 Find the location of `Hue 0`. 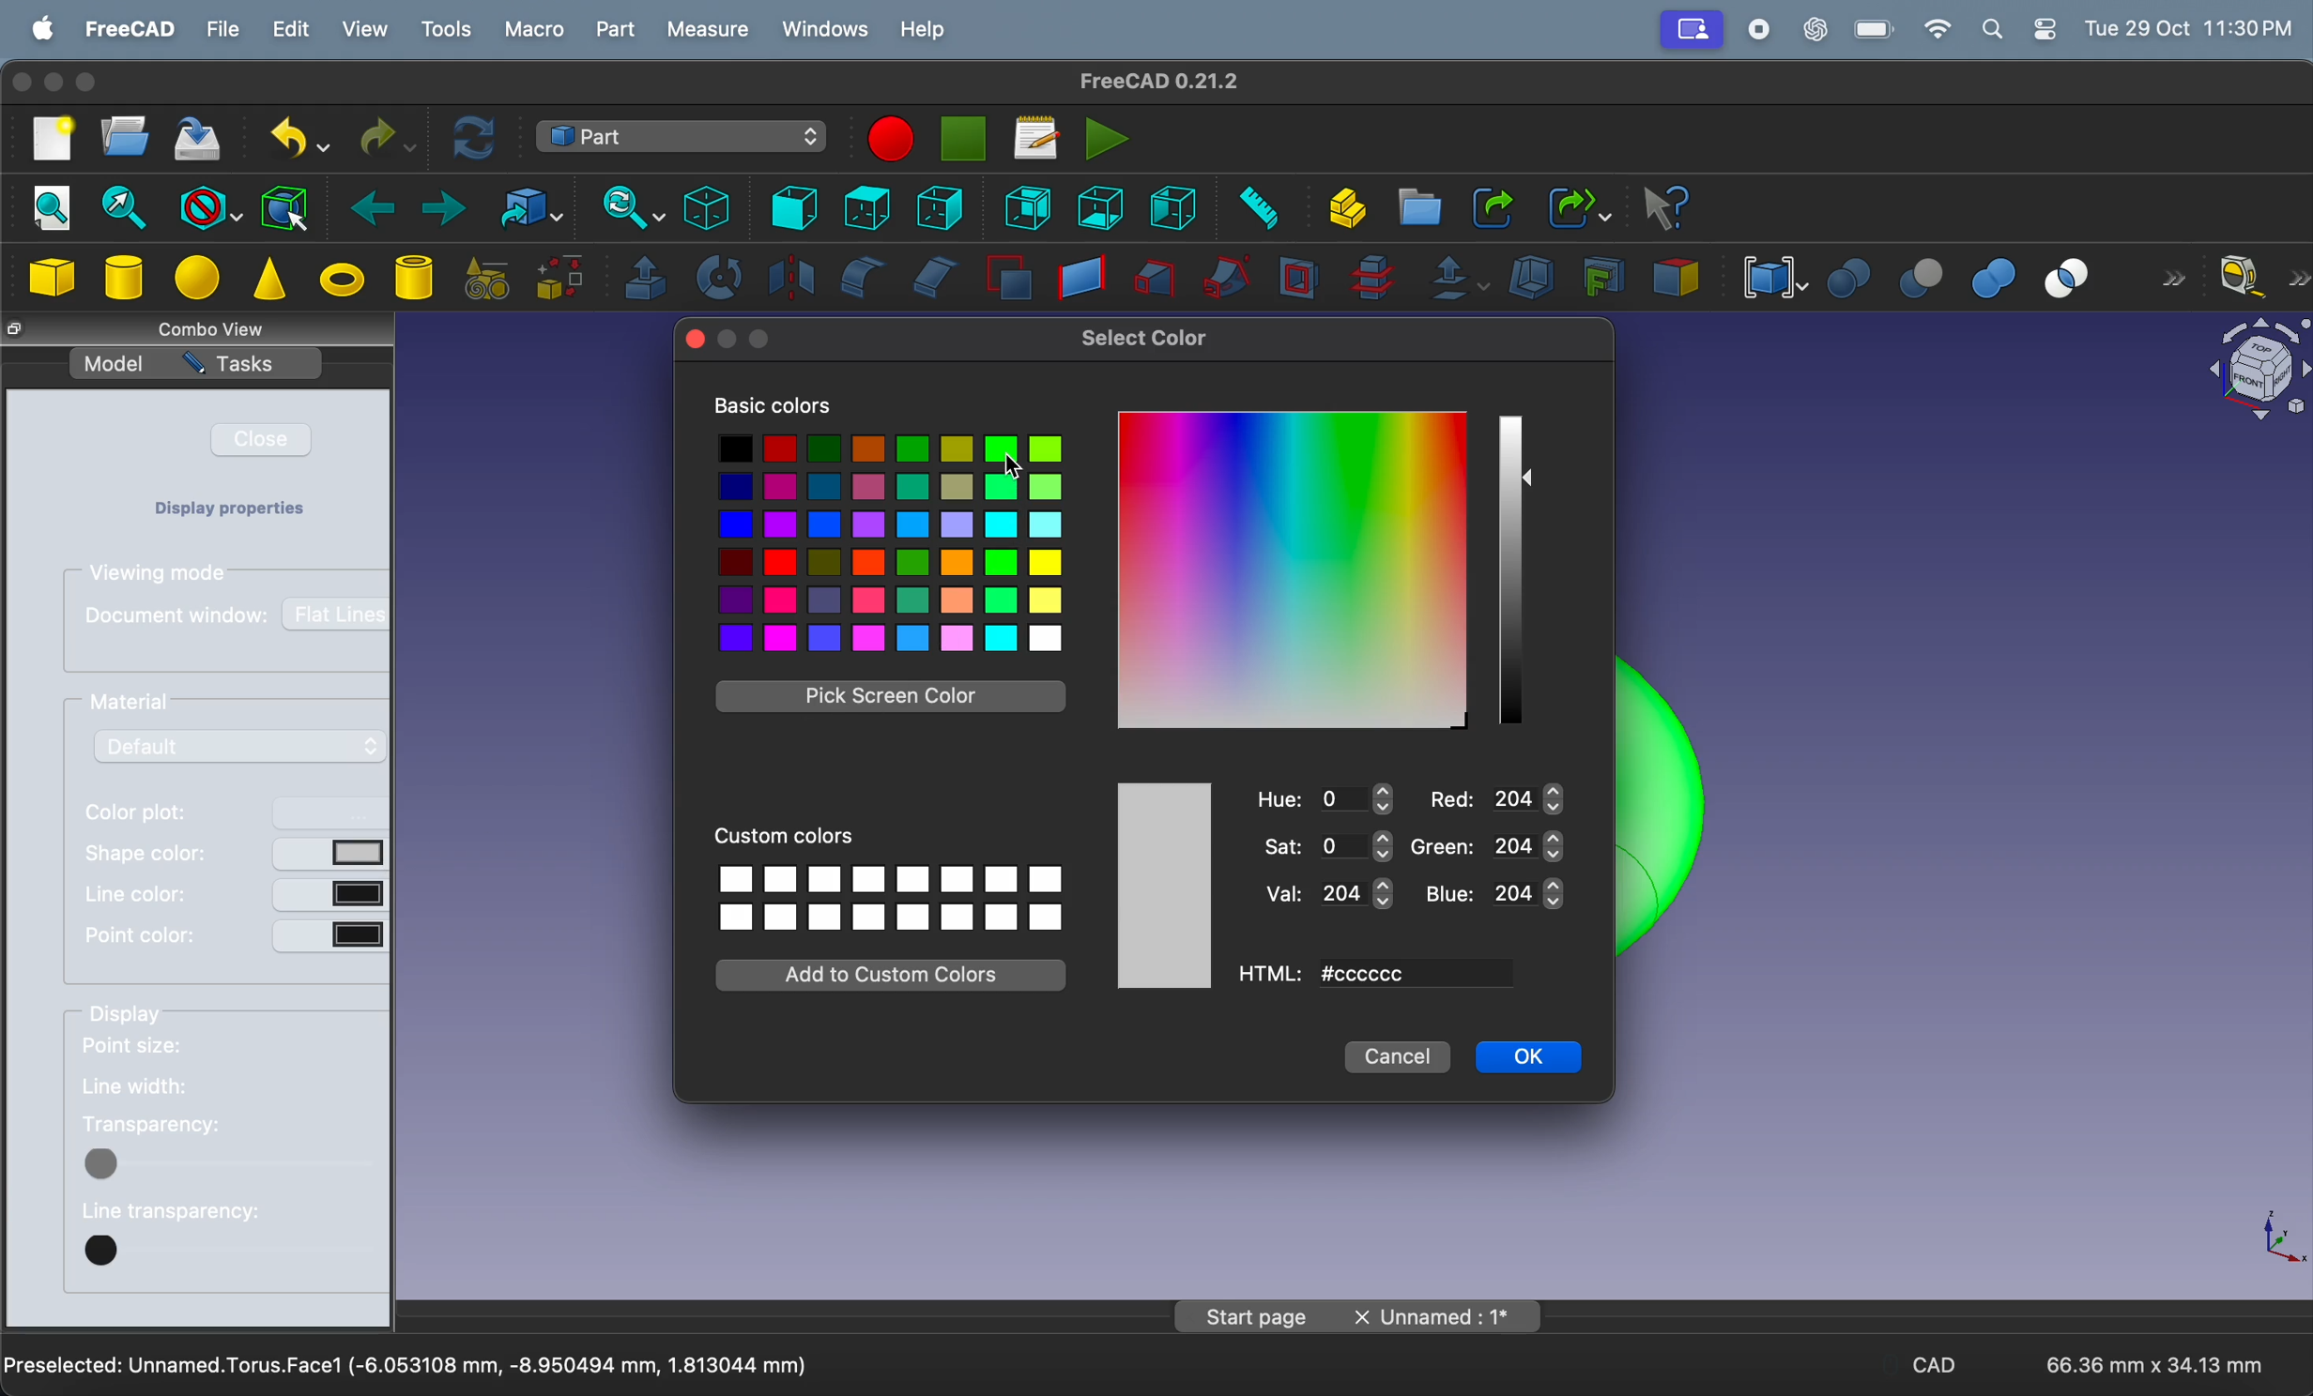

Hue 0 is located at coordinates (1329, 800).